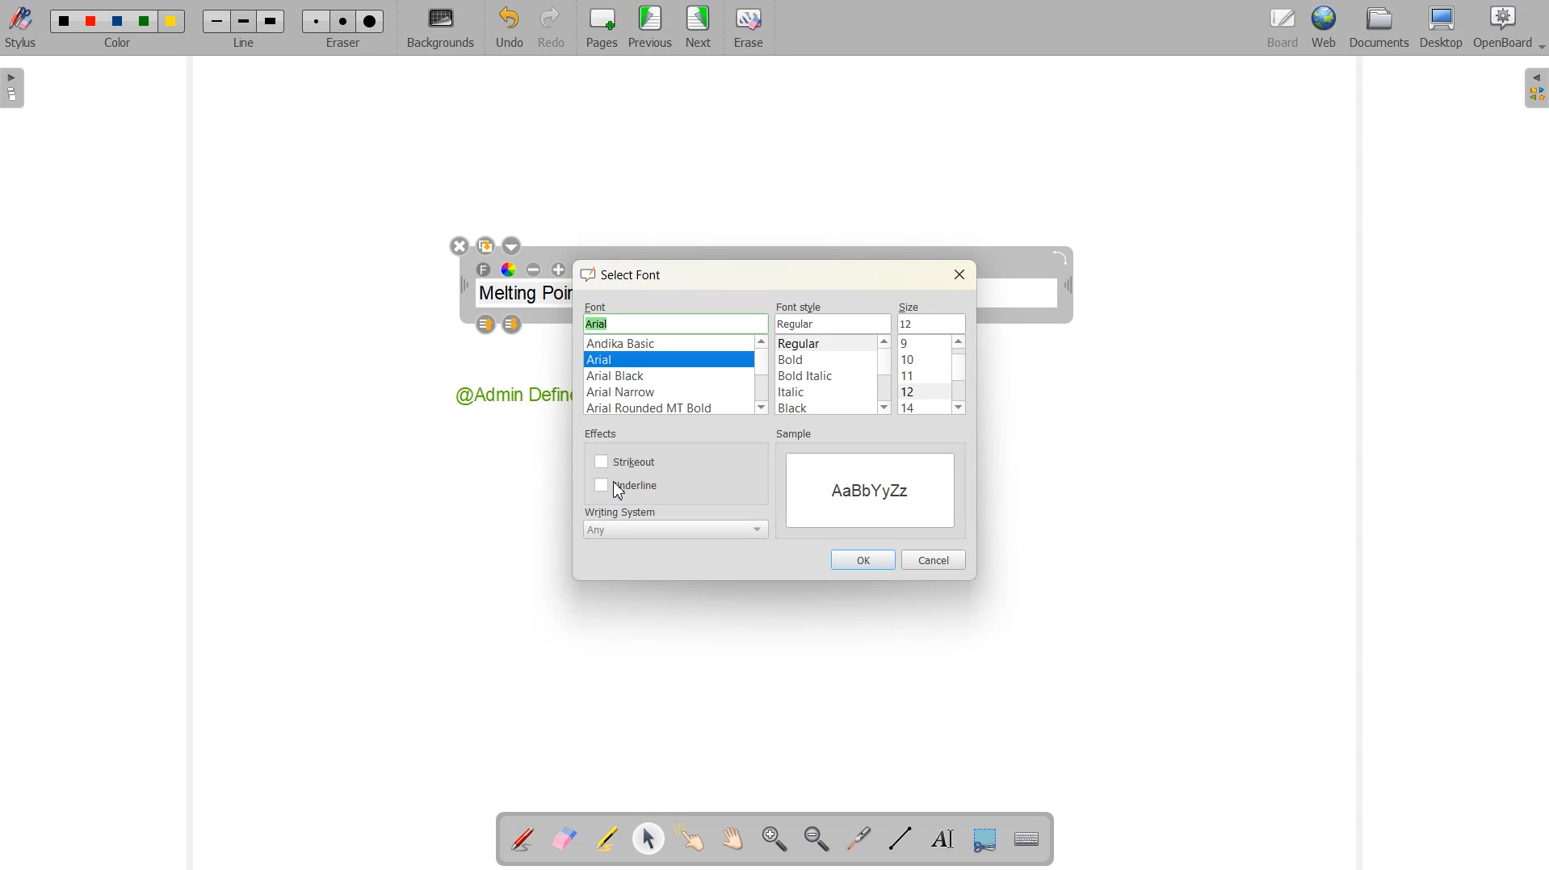 The image size is (1549, 870). I want to click on Line, so click(243, 28).